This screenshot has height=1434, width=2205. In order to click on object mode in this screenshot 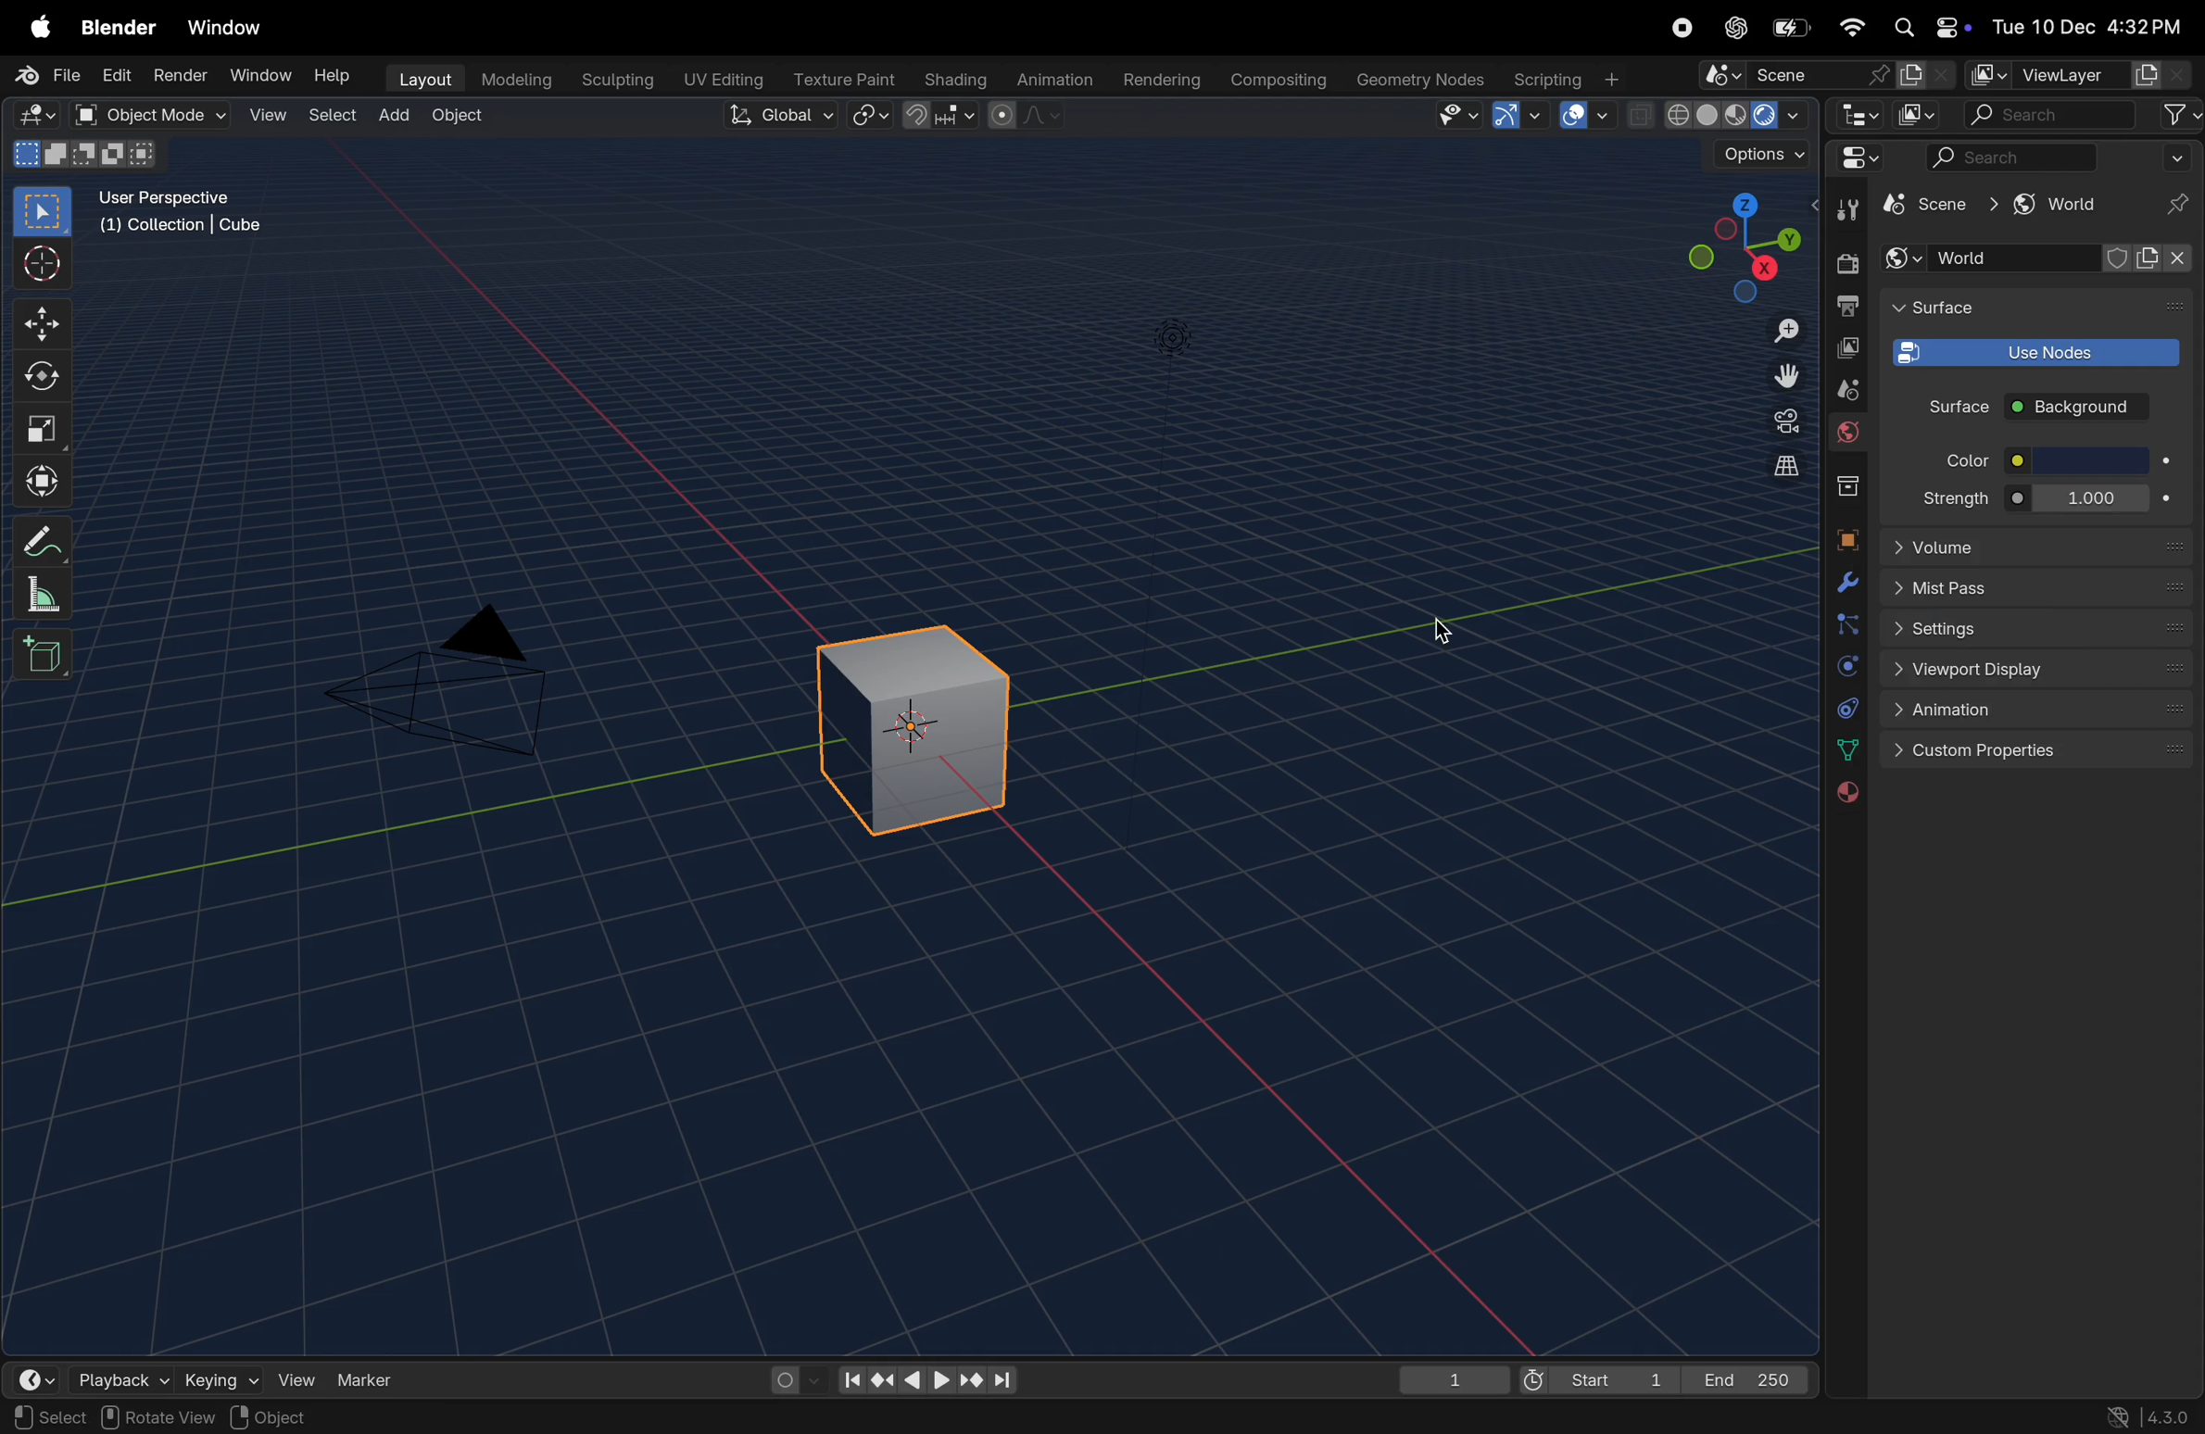, I will do `click(154, 115)`.